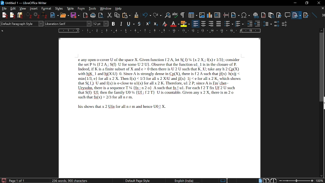  I want to click on Spell check, so click(175, 14).